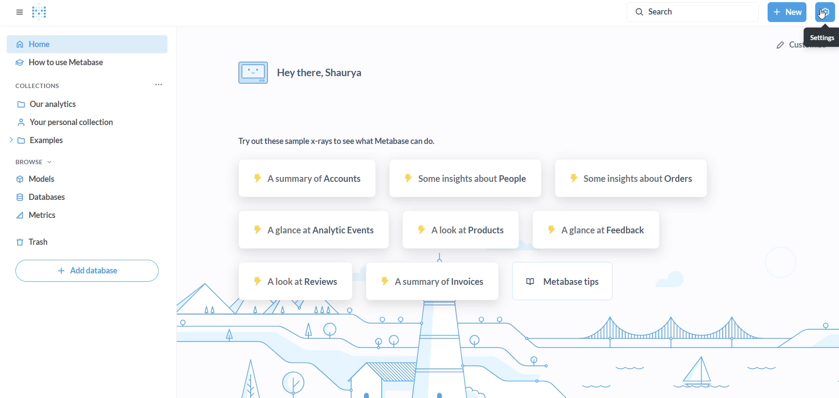 This screenshot has width=839, height=398. I want to click on ¥ Alook at Products, so click(463, 230).